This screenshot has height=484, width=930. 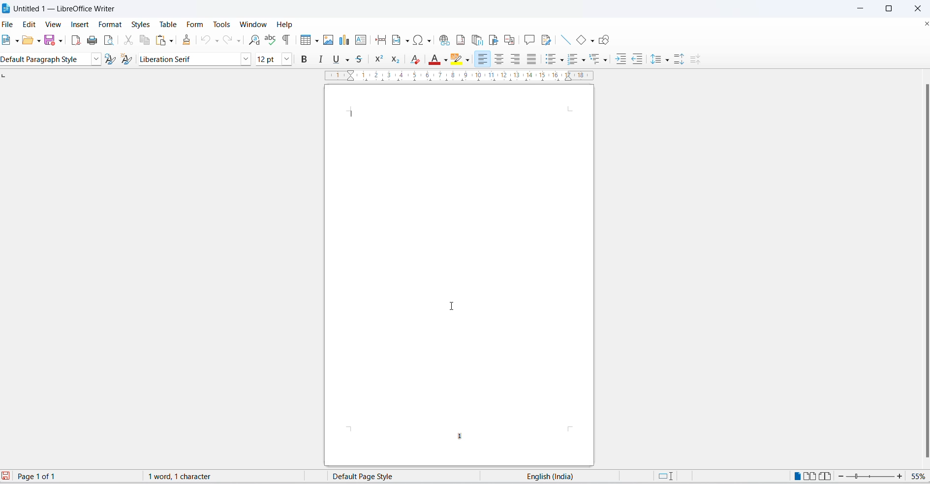 What do you see at coordinates (267, 59) in the screenshot?
I see `font size ` at bounding box center [267, 59].